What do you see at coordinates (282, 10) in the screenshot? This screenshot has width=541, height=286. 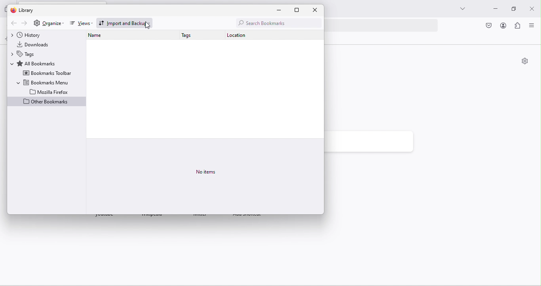 I see `minimize` at bounding box center [282, 10].